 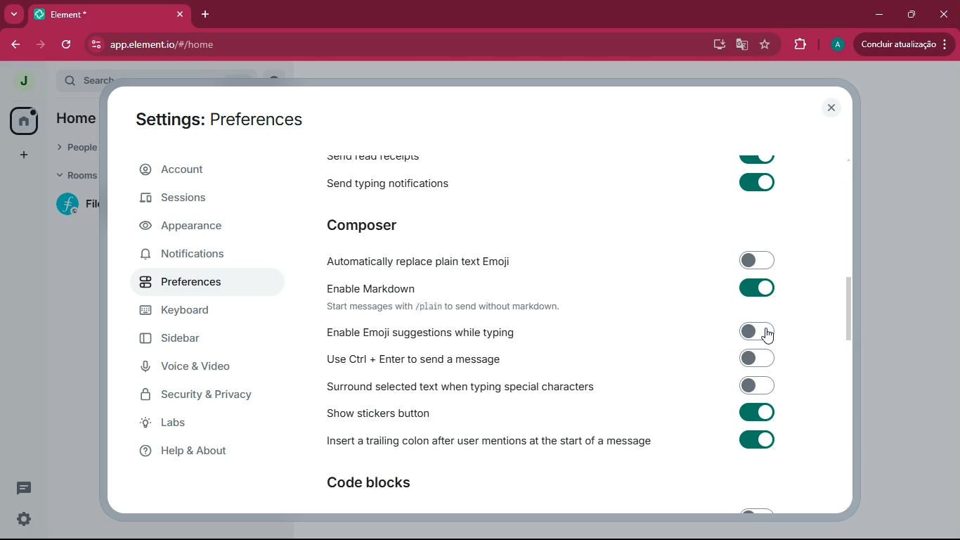 What do you see at coordinates (566, 295) in the screenshot?
I see `enable markdown` at bounding box center [566, 295].